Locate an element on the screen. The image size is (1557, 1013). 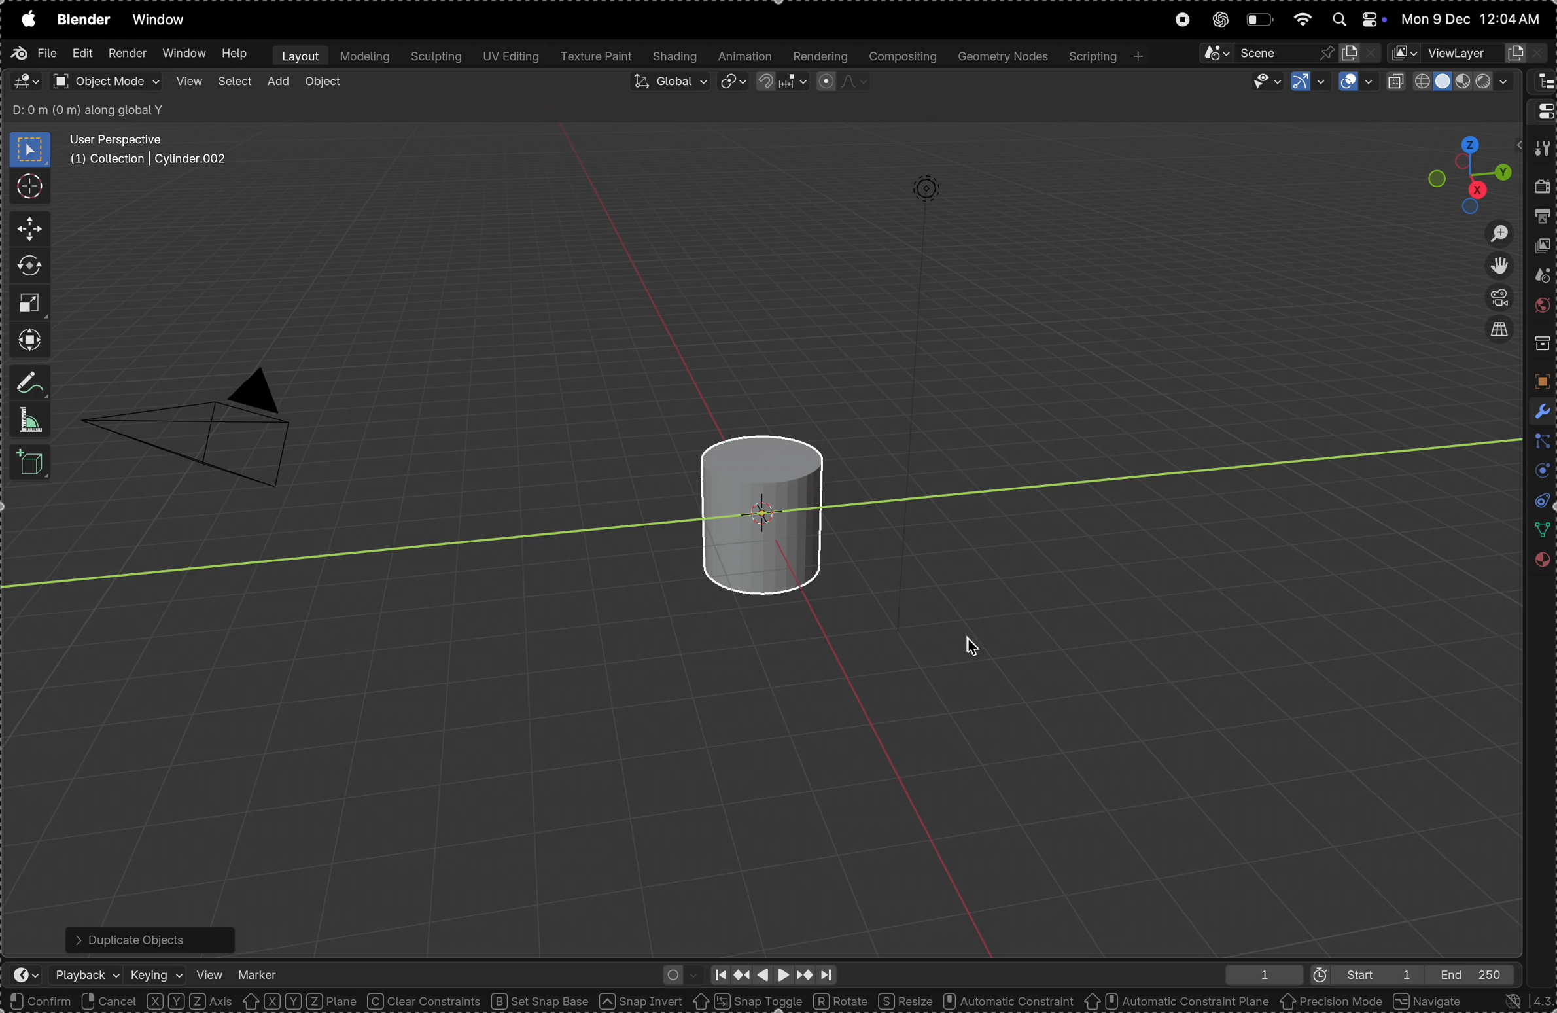
render is located at coordinates (127, 54).